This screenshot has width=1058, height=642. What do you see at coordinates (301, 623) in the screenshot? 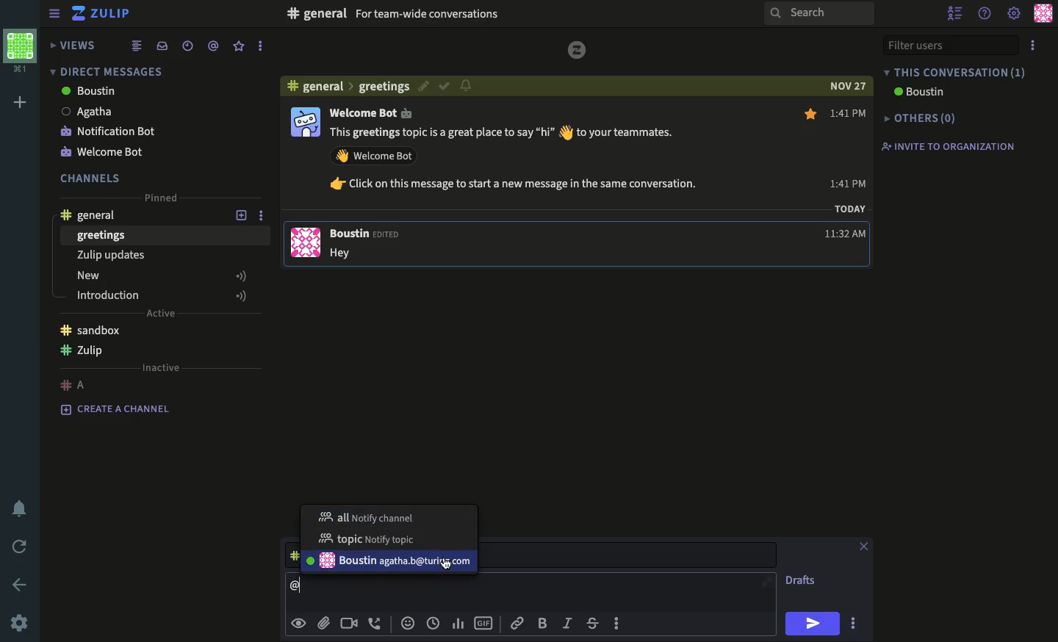
I see `visible` at bounding box center [301, 623].